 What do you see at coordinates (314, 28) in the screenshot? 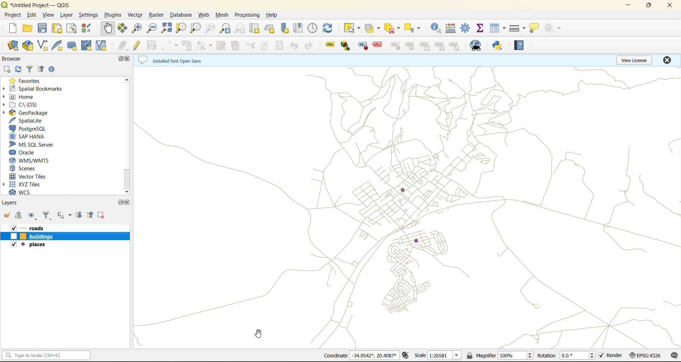
I see `control panel` at bounding box center [314, 28].